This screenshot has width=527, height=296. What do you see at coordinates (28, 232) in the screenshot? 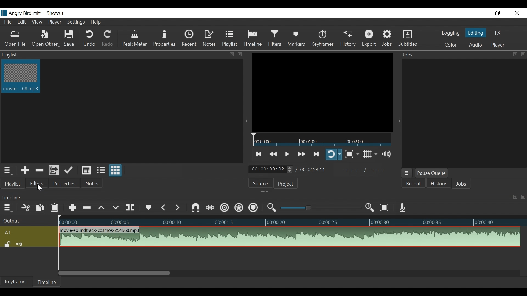
I see `A1` at bounding box center [28, 232].